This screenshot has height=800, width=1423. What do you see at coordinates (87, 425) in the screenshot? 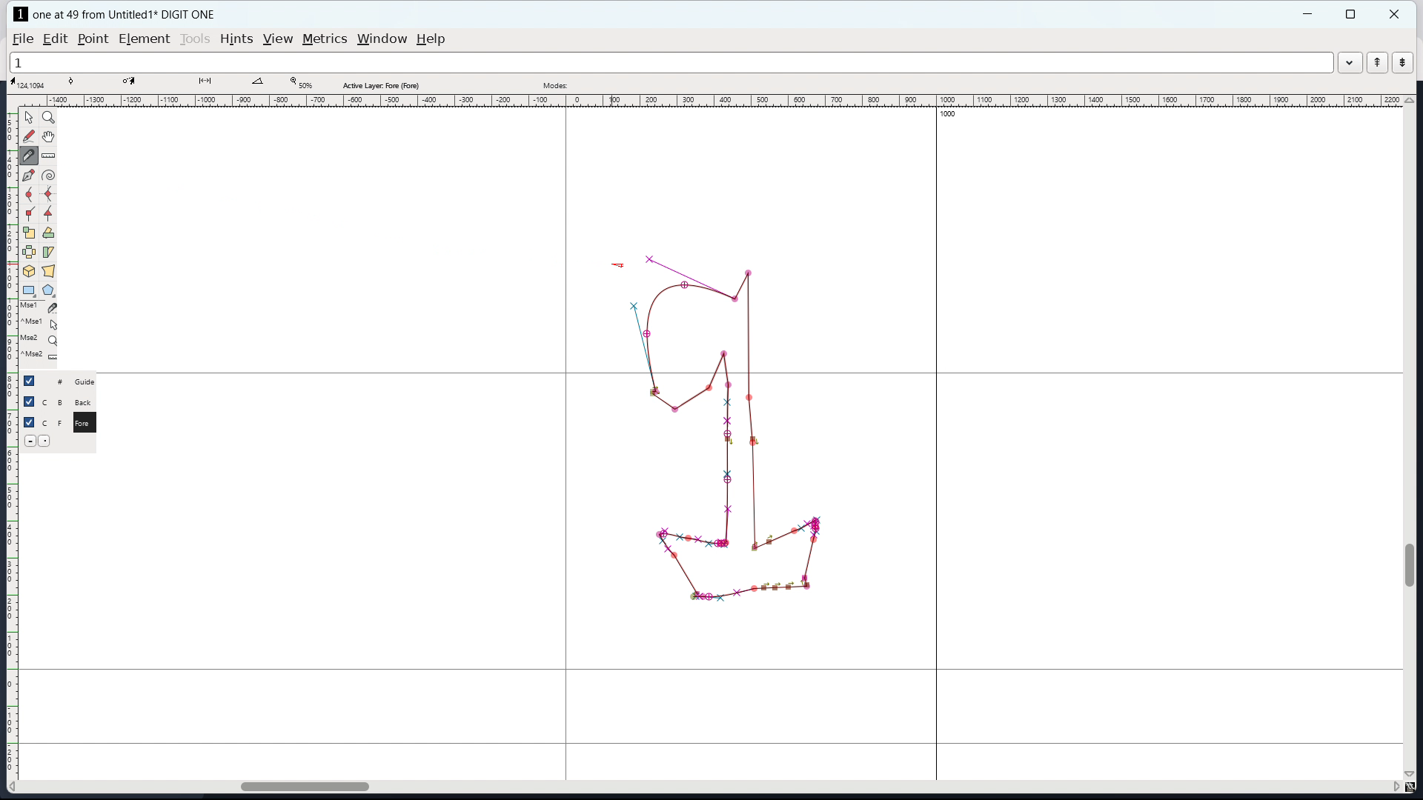
I see `fore` at bounding box center [87, 425].